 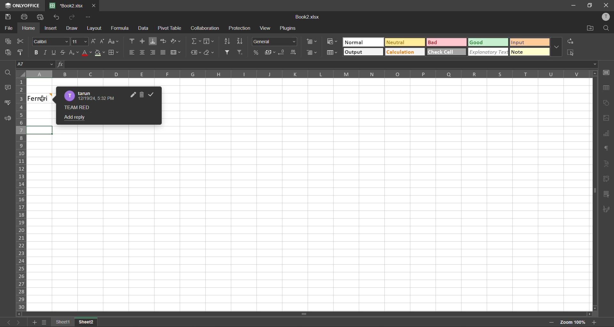 I want to click on fields, so click(x=209, y=41).